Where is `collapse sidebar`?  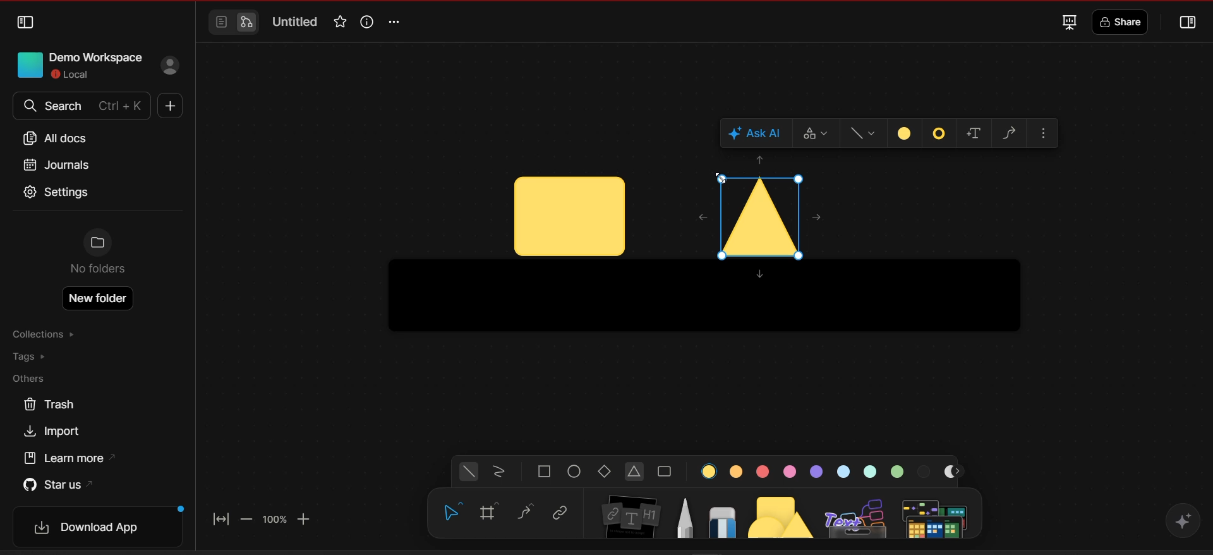 collapse sidebar is located at coordinates (26, 23).